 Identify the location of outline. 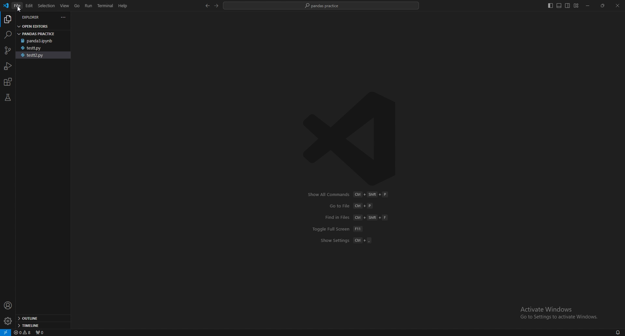
(42, 318).